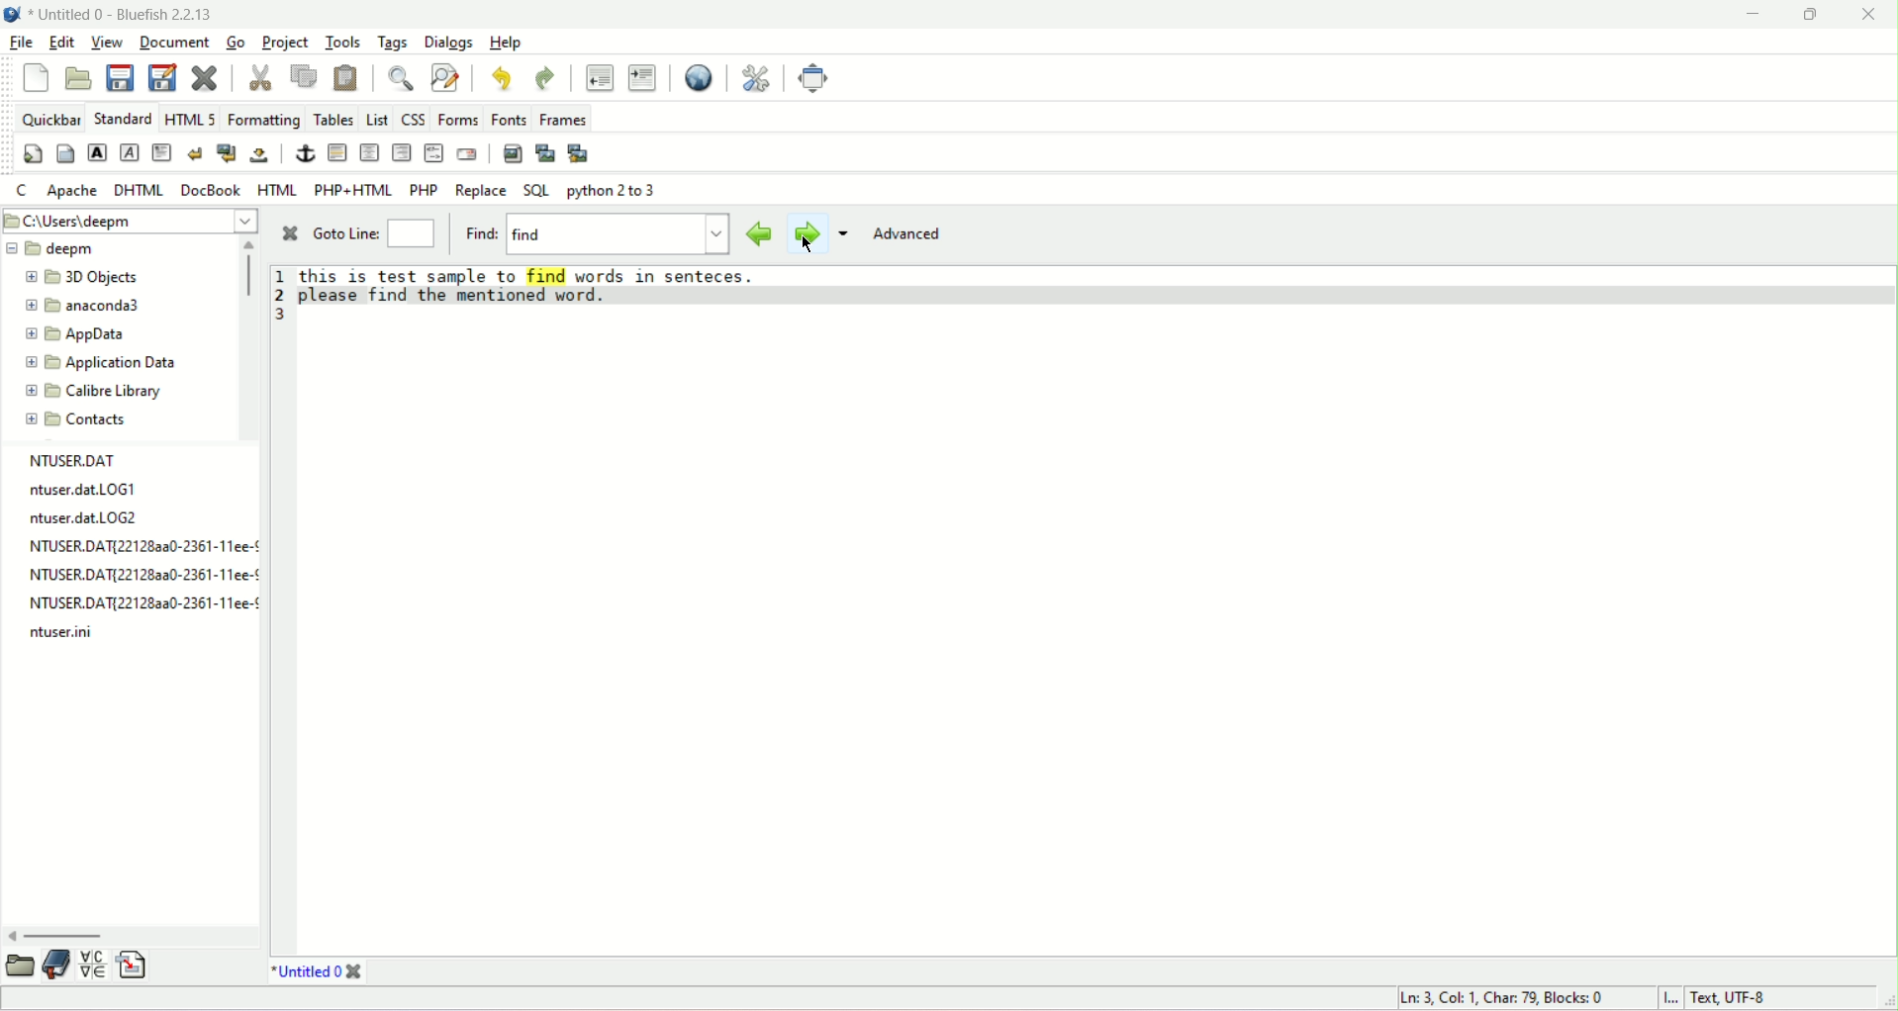 The width and height of the screenshot is (1898, 1011). I want to click on NTUSER.DAT{22128220-2361-11ee-, so click(132, 545).